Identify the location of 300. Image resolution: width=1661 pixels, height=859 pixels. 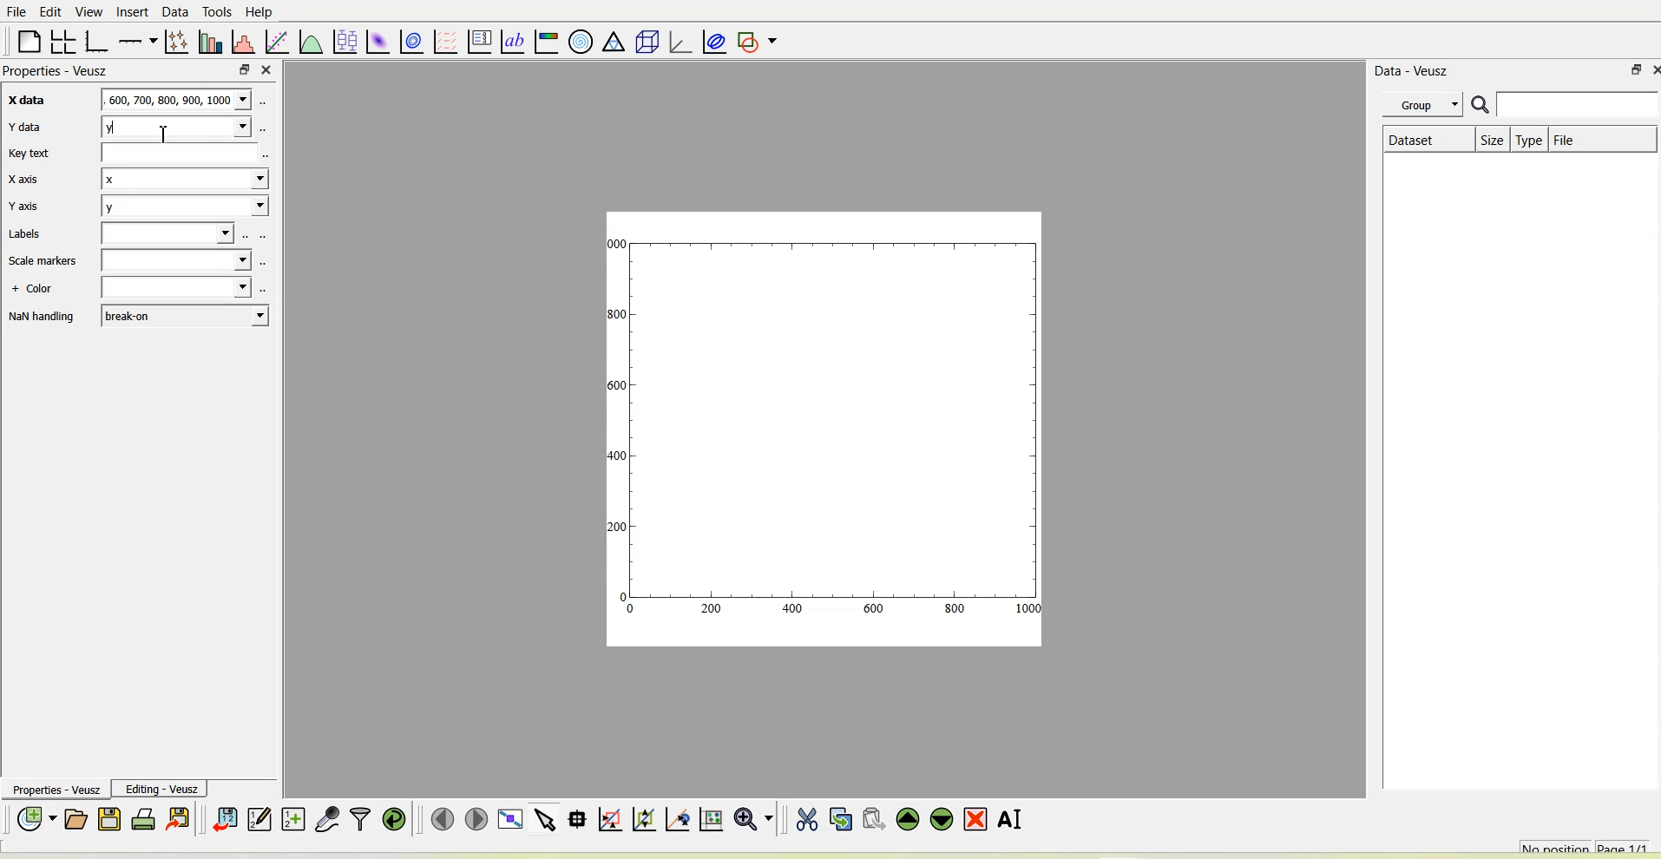
(619, 313).